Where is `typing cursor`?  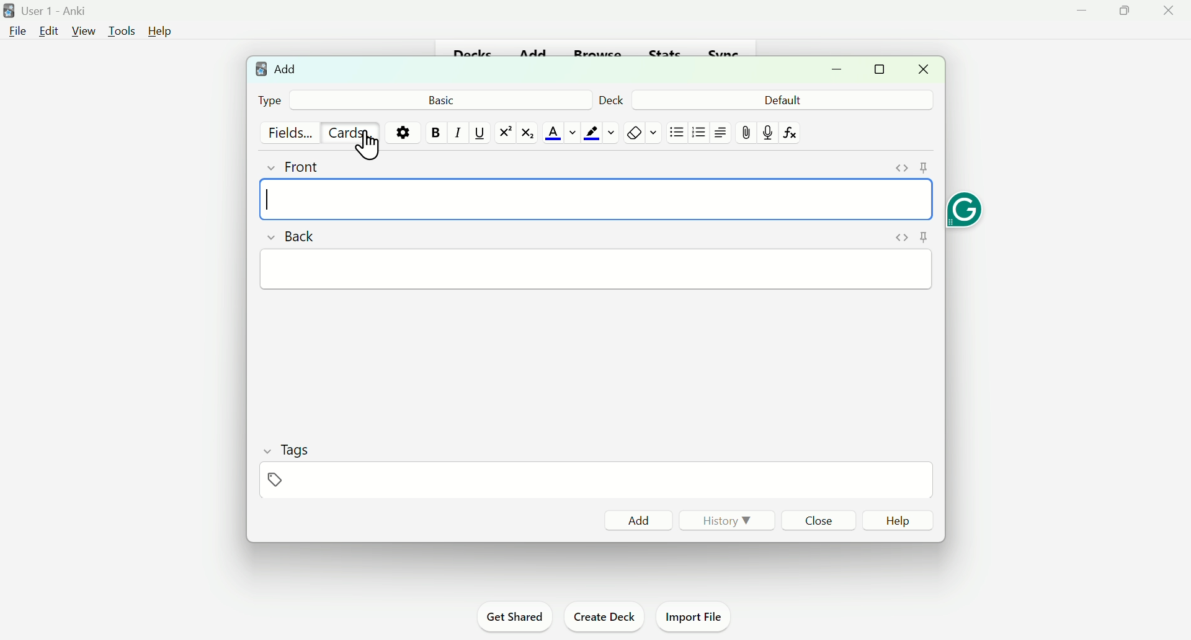 typing cursor is located at coordinates (269, 201).